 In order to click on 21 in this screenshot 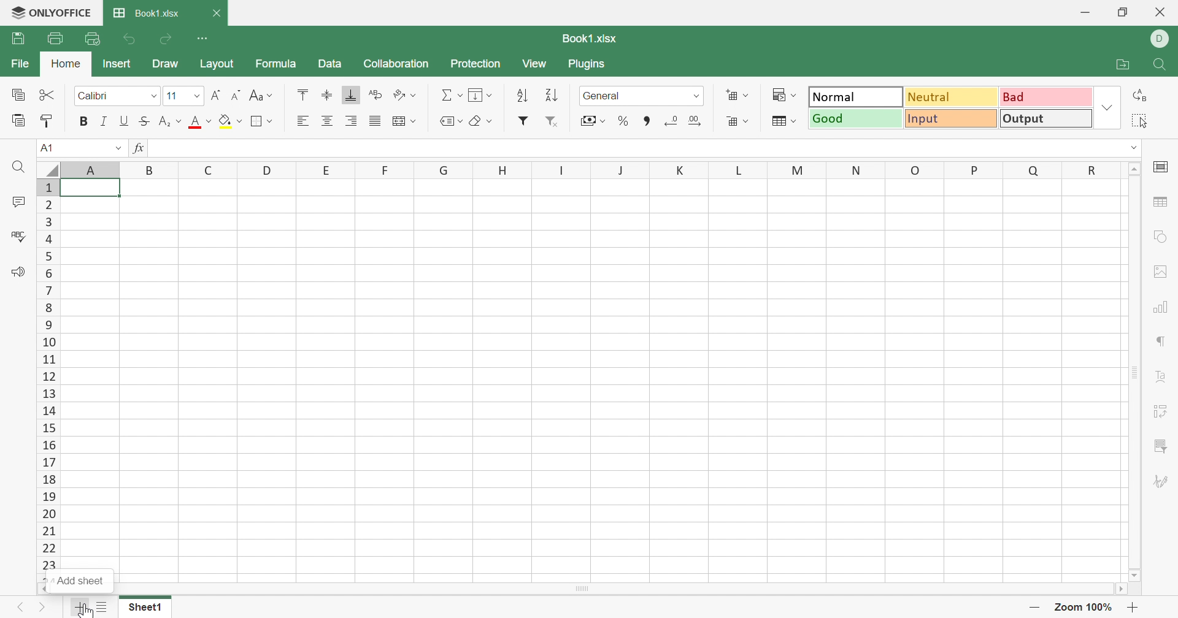, I will do `click(48, 530)`.